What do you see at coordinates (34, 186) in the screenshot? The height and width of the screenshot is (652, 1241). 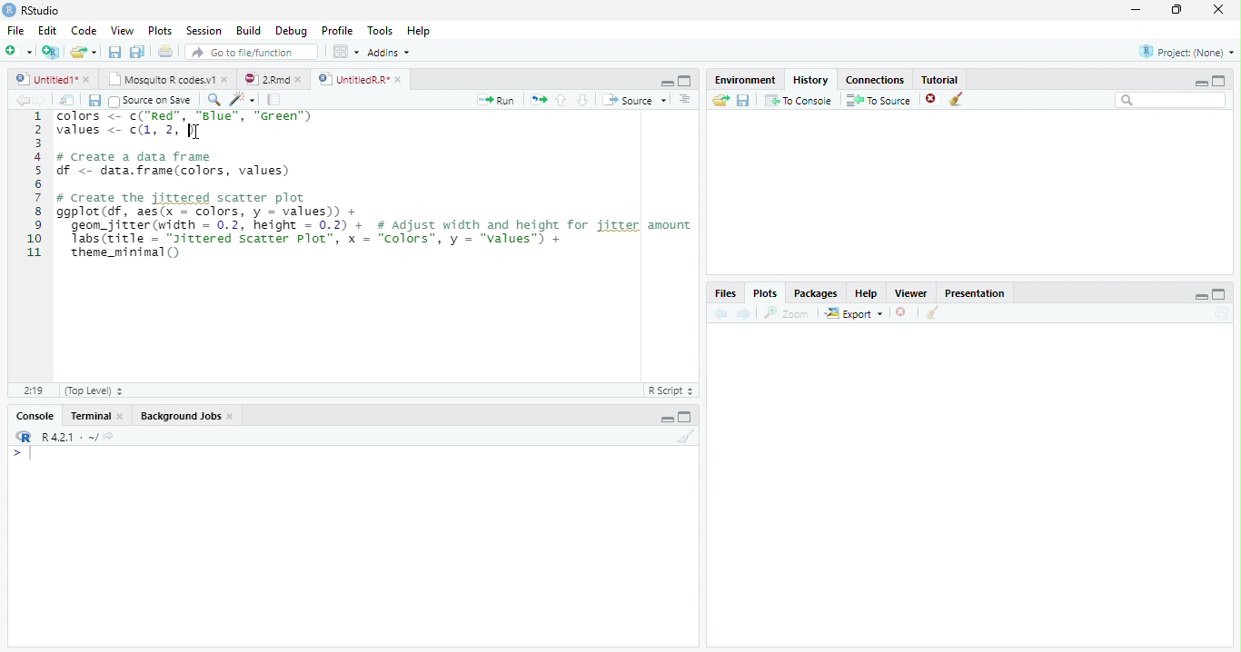 I see `Line numbers` at bounding box center [34, 186].